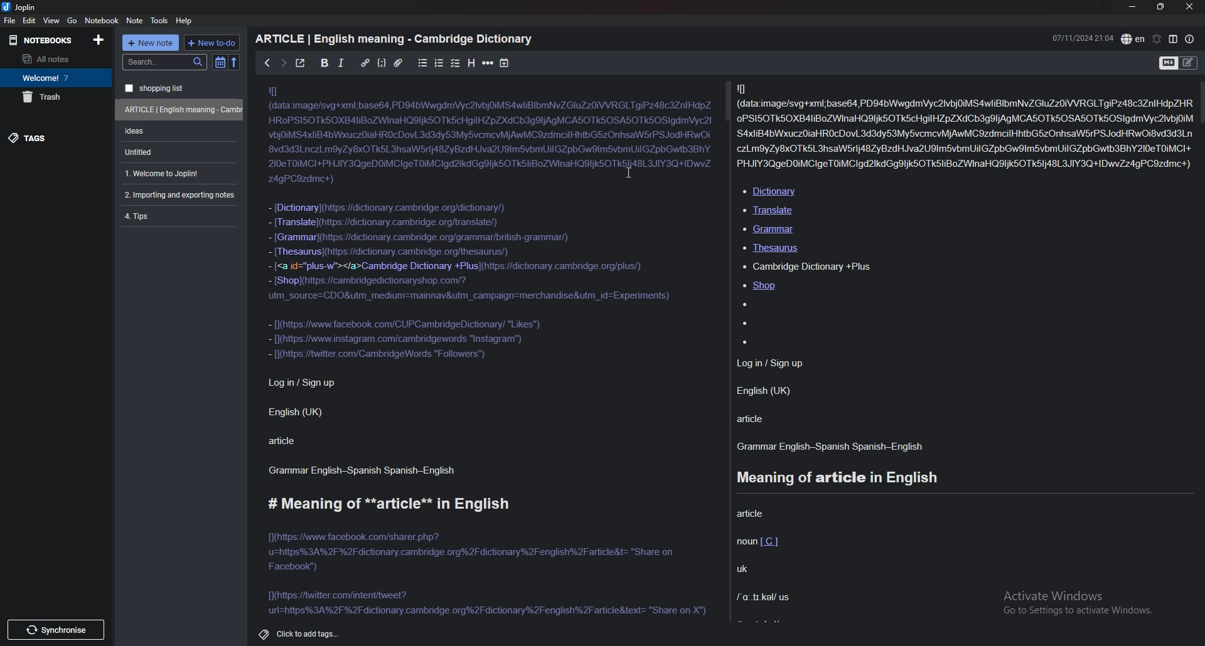 The height and width of the screenshot is (646, 1205). I want to click on title, so click(396, 38).